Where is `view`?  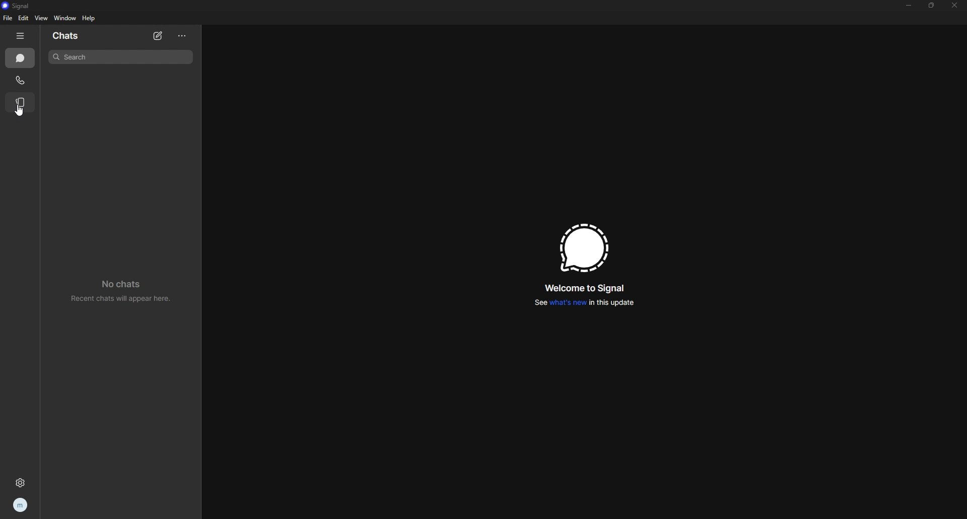
view is located at coordinates (41, 18).